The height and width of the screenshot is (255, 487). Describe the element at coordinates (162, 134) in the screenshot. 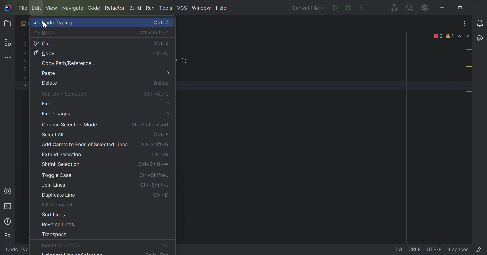

I see `Ctrl+A` at that location.